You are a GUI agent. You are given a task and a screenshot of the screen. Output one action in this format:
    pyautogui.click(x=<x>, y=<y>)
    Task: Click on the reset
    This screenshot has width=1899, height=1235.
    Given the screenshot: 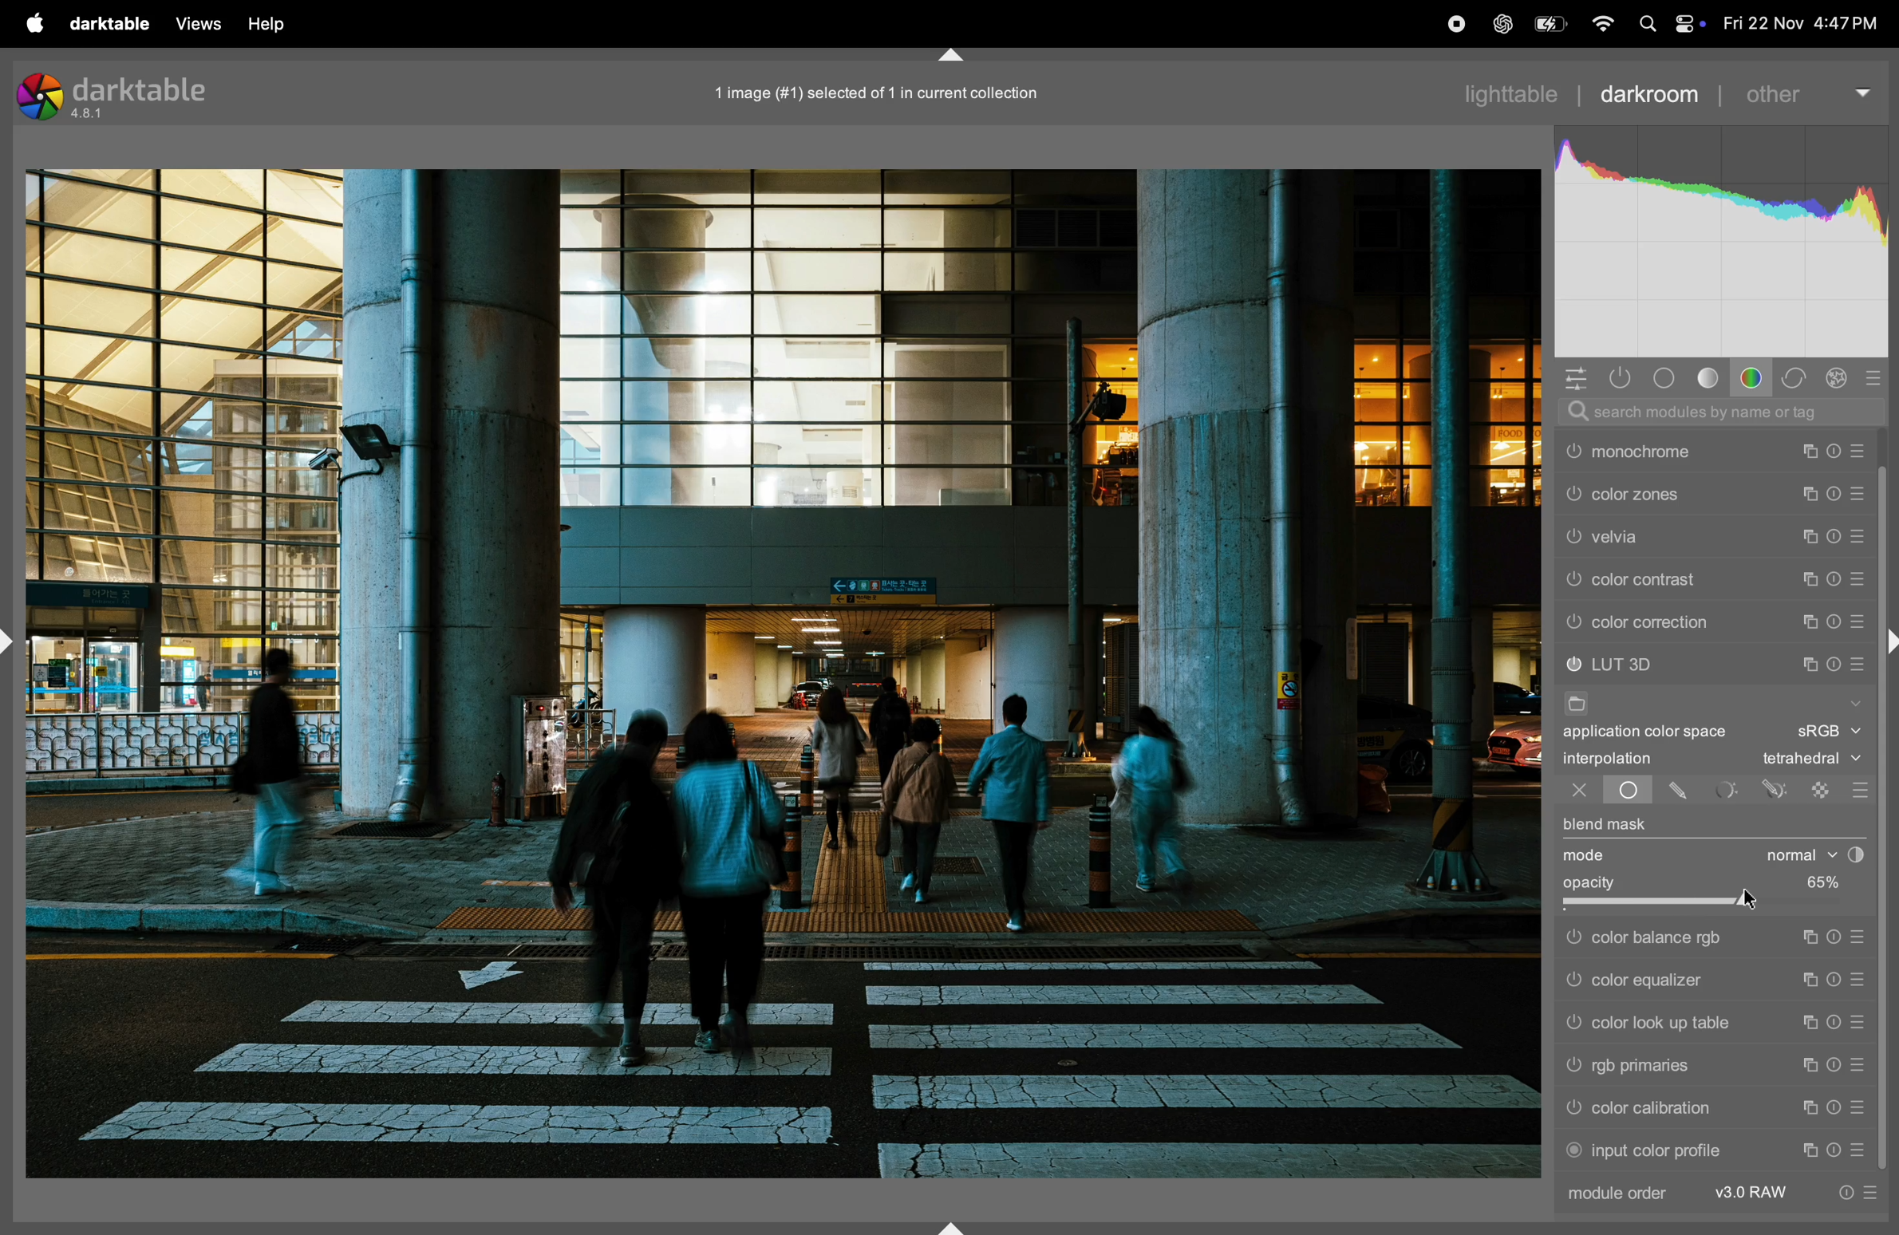 What is the action you would take?
    pyautogui.click(x=1835, y=938)
    